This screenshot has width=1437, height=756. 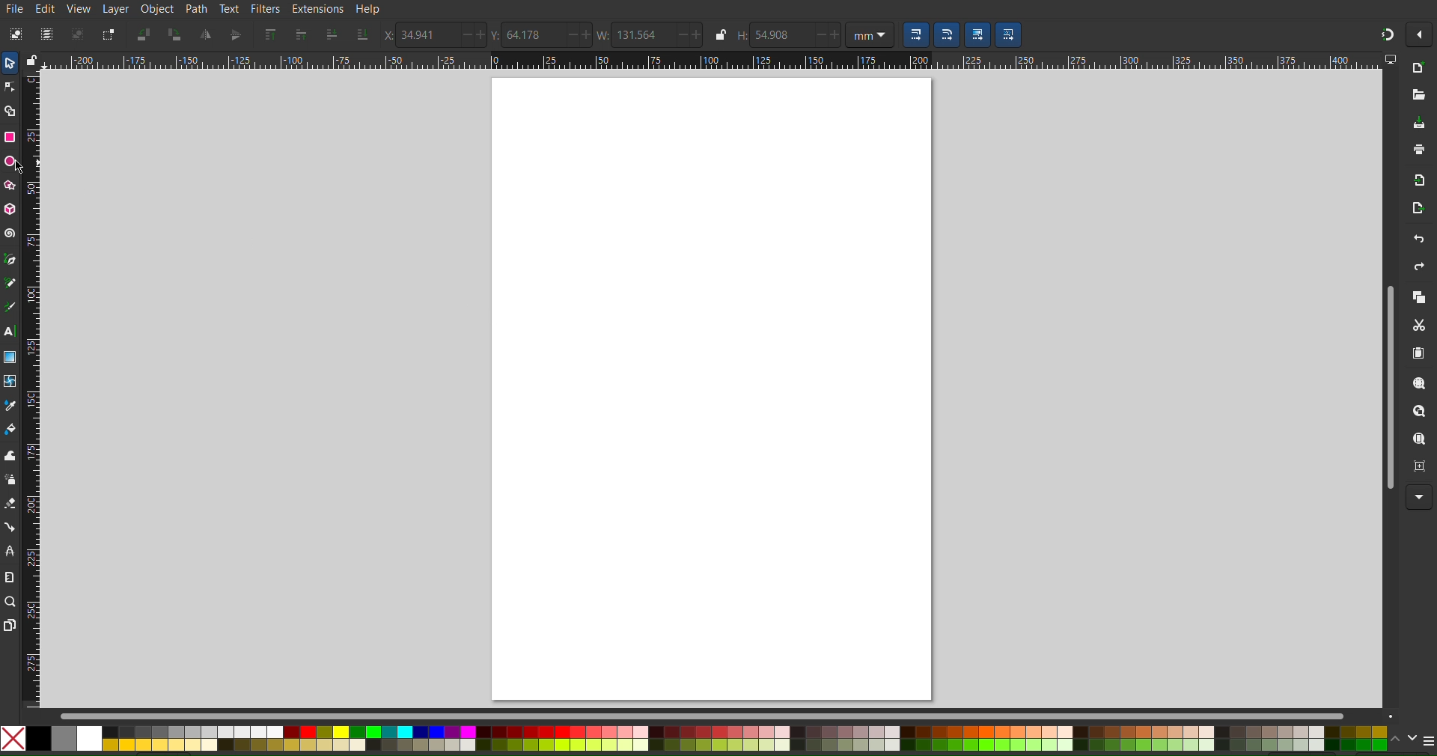 What do you see at coordinates (1418, 412) in the screenshot?
I see `Zoom Drawing` at bounding box center [1418, 412].